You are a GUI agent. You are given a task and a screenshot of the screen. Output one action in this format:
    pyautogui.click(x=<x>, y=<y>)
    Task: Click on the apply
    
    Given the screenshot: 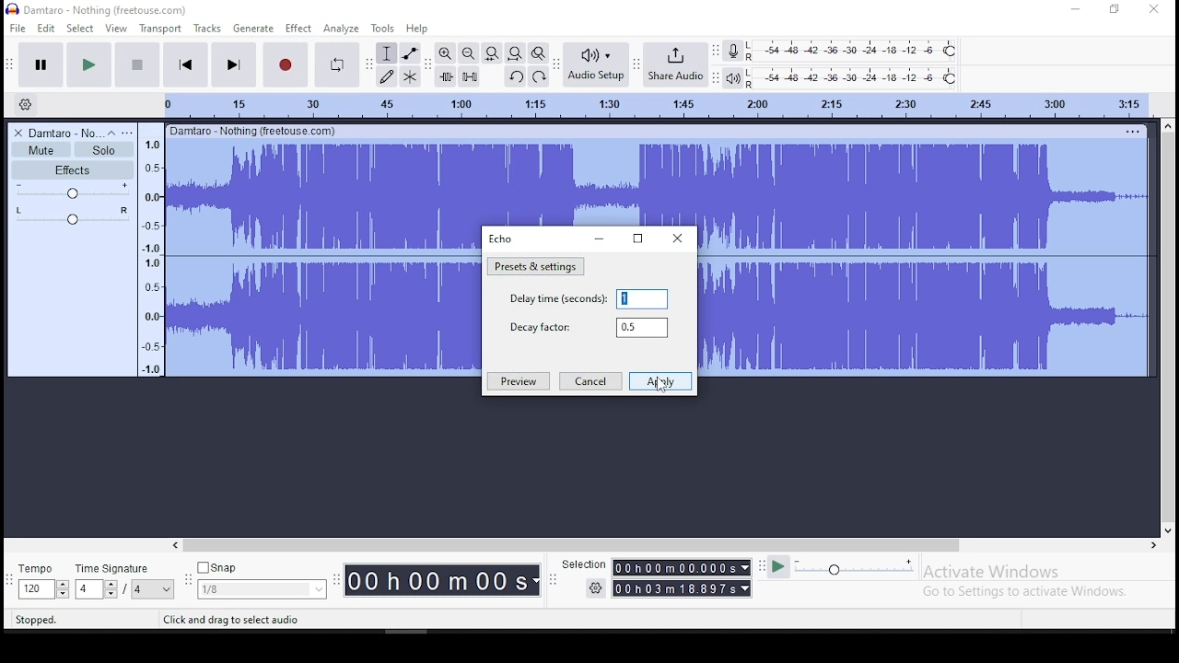 What is the action you would take?
    pyautogui.click(x=660, y=381)
    